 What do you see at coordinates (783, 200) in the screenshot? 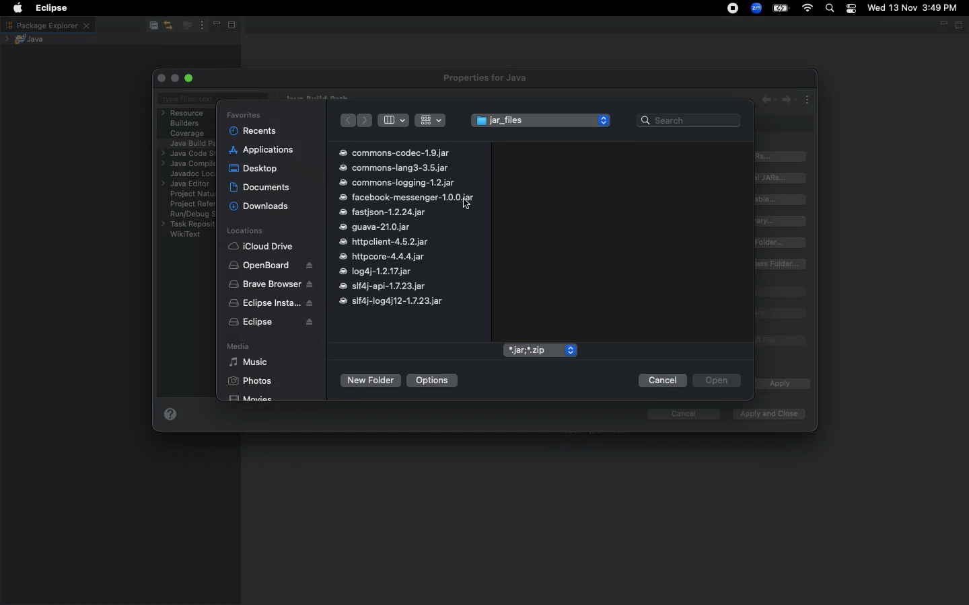
I see `Add variable` at bounding box center [783, 200].